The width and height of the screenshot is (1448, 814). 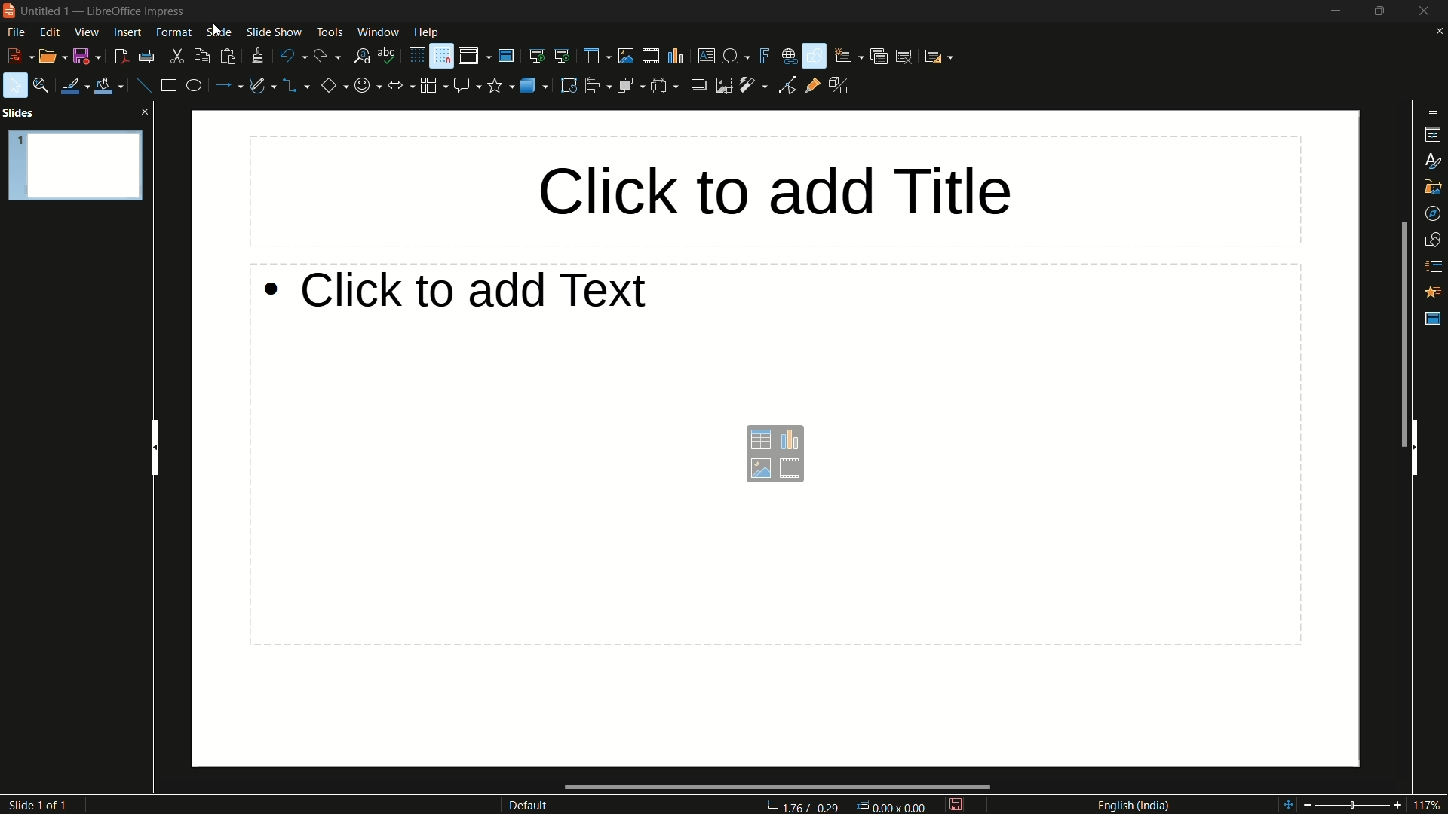 I want to click on stars and banners, so click(x=500, y=86).